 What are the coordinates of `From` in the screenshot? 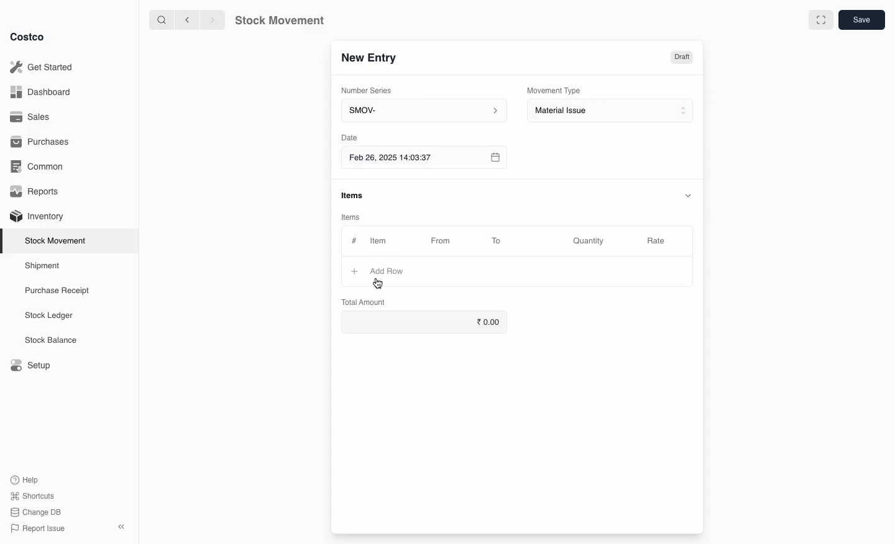 It's located at (445, 243).